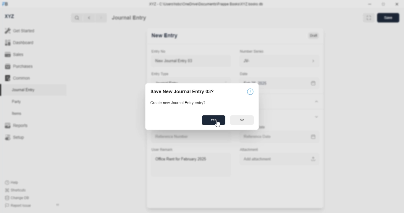 This screenshot has width=404, height=213. I want to click on setup, so click(14, 137).